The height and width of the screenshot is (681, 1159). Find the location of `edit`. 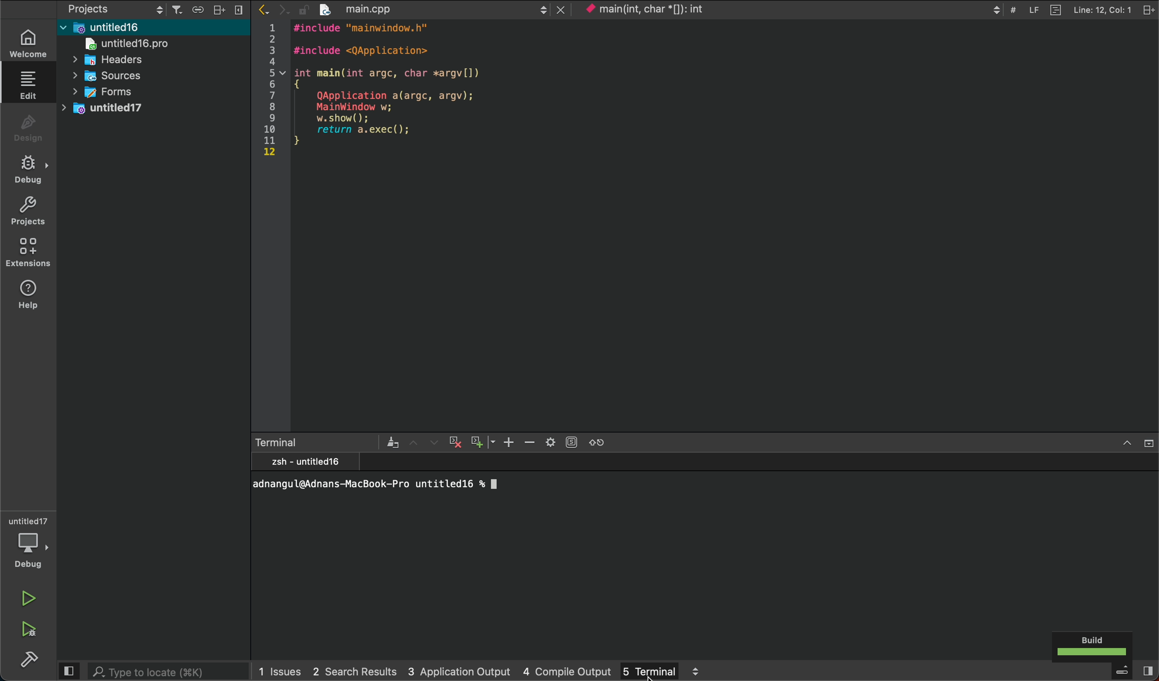

edit is located at coordinates (28, 83).